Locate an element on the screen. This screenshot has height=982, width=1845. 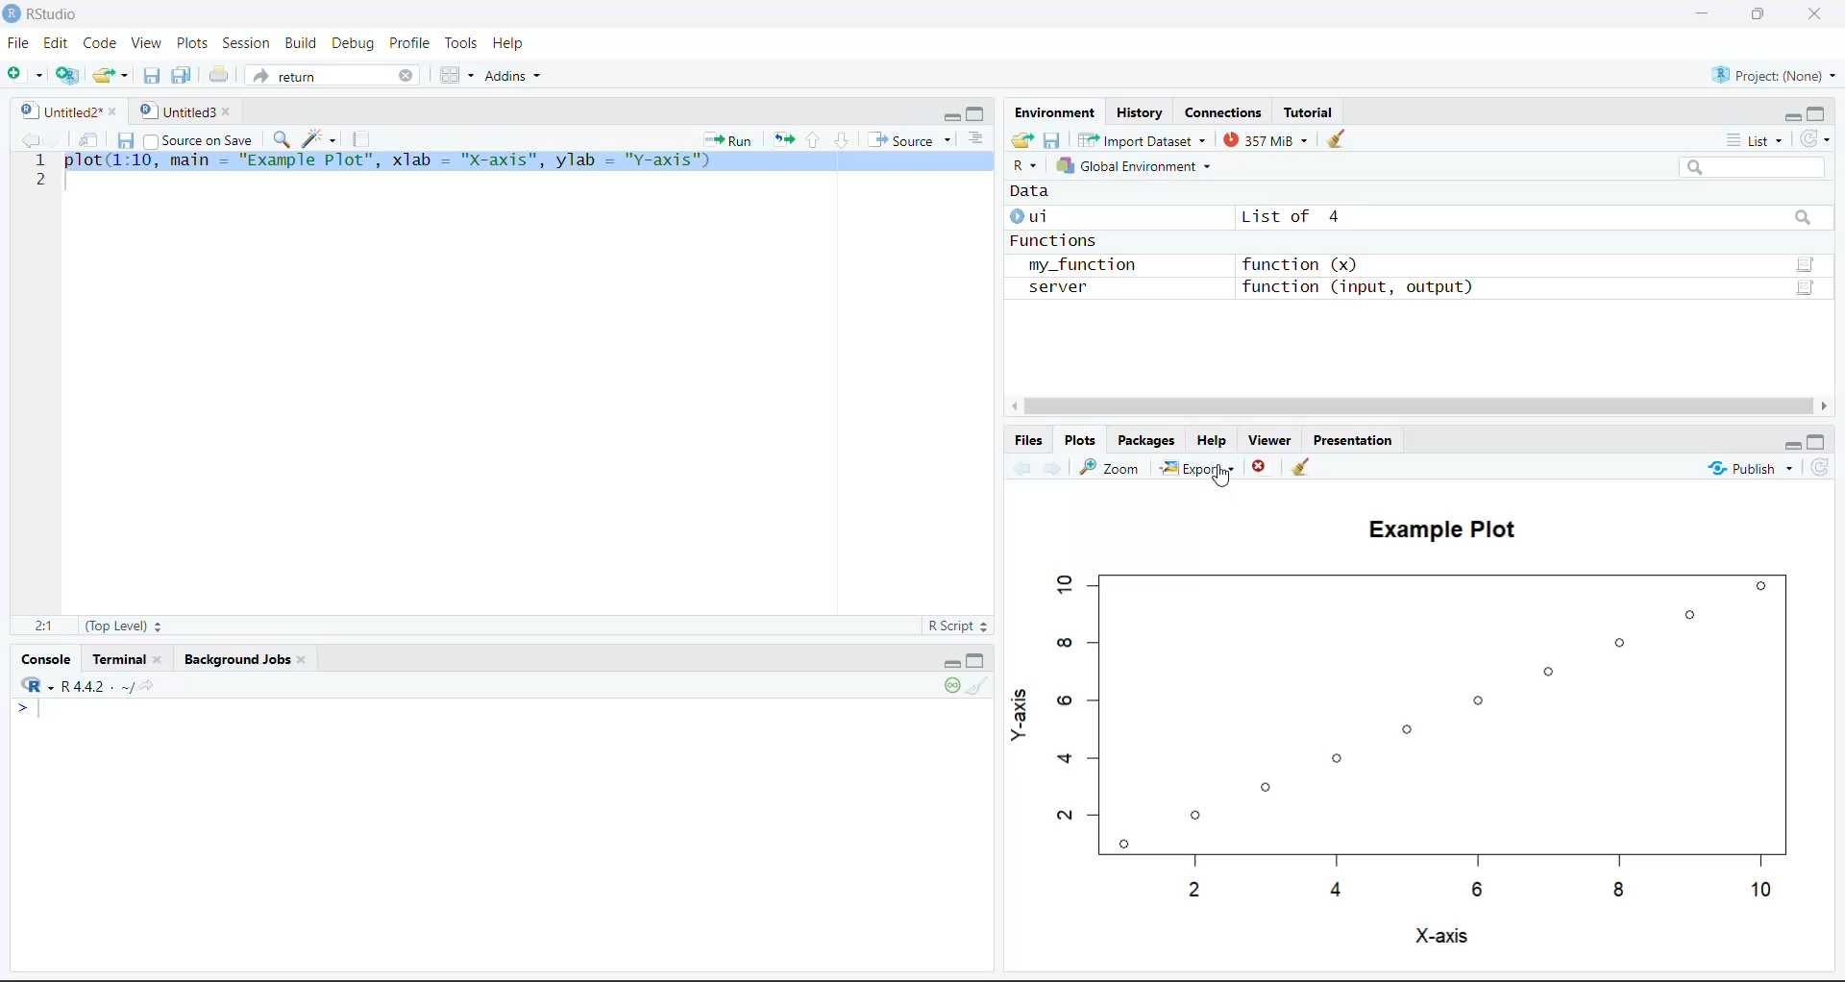
Right is located at coordinates (1826, 405).